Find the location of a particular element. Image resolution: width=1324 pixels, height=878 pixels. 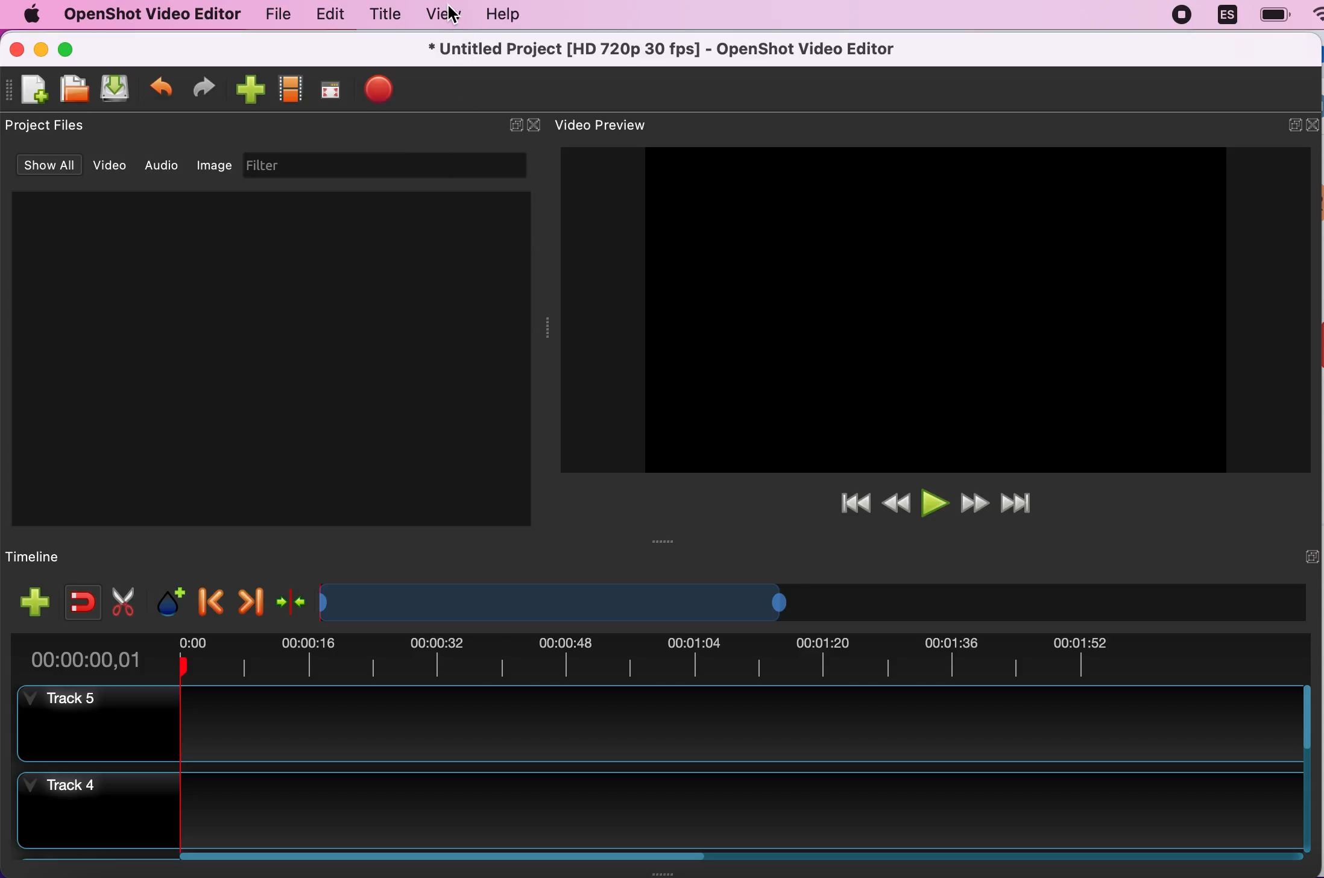

title is located at coordinates (380, 14).